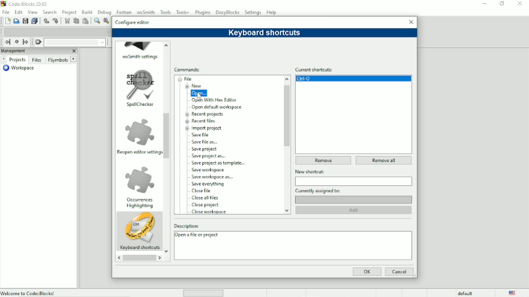 Image resolution: width=529 pixels, height=297 pixels. I want to click on Save workspace, so click(211, 170).